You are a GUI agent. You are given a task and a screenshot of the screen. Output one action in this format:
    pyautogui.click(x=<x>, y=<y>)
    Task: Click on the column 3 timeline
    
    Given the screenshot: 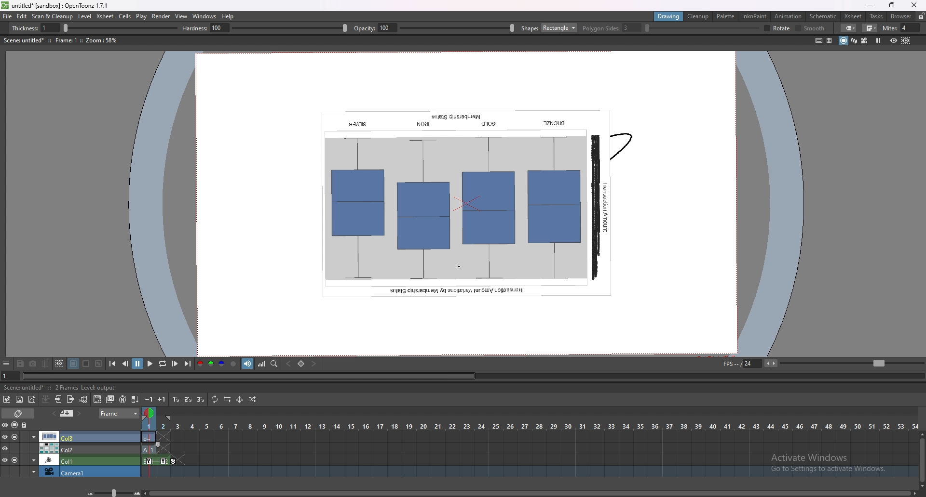 What is the action you would take?
    pyautogui.click(x=530, y=438)
    